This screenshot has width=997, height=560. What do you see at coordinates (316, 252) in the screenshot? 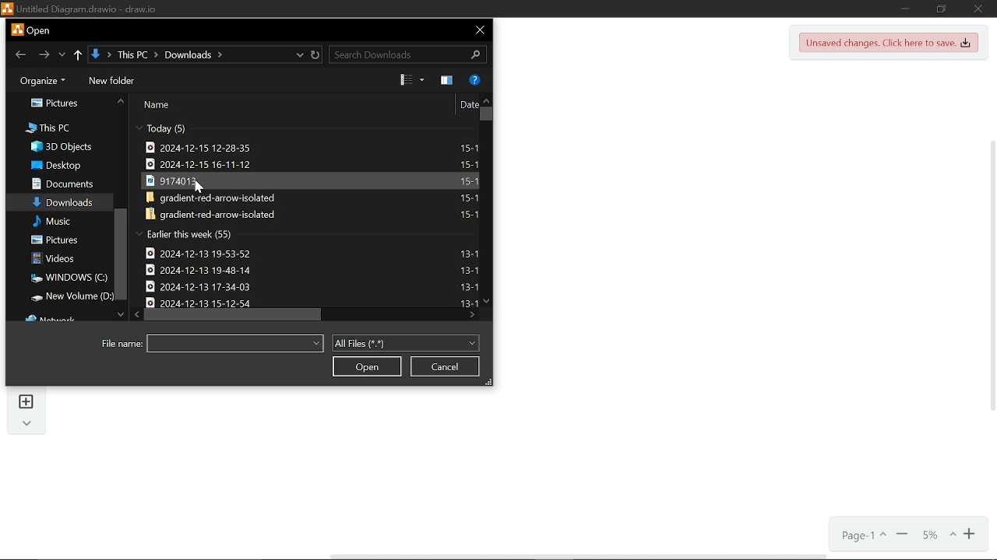
I see `file titled "2024-12-13 19-53-52"` at bounding box center [316, 252].